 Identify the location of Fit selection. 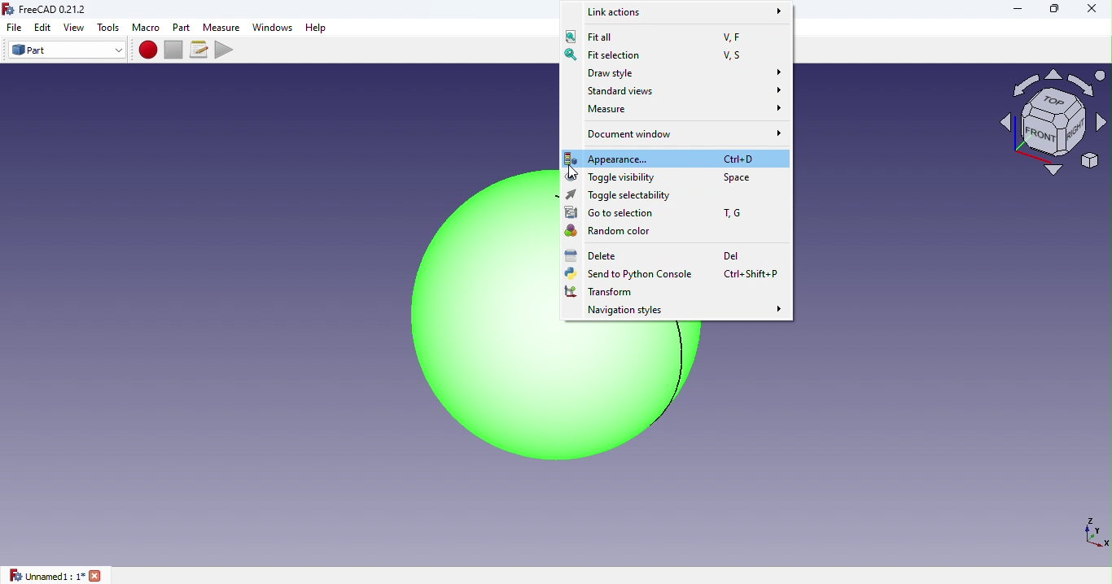
(666, 54).